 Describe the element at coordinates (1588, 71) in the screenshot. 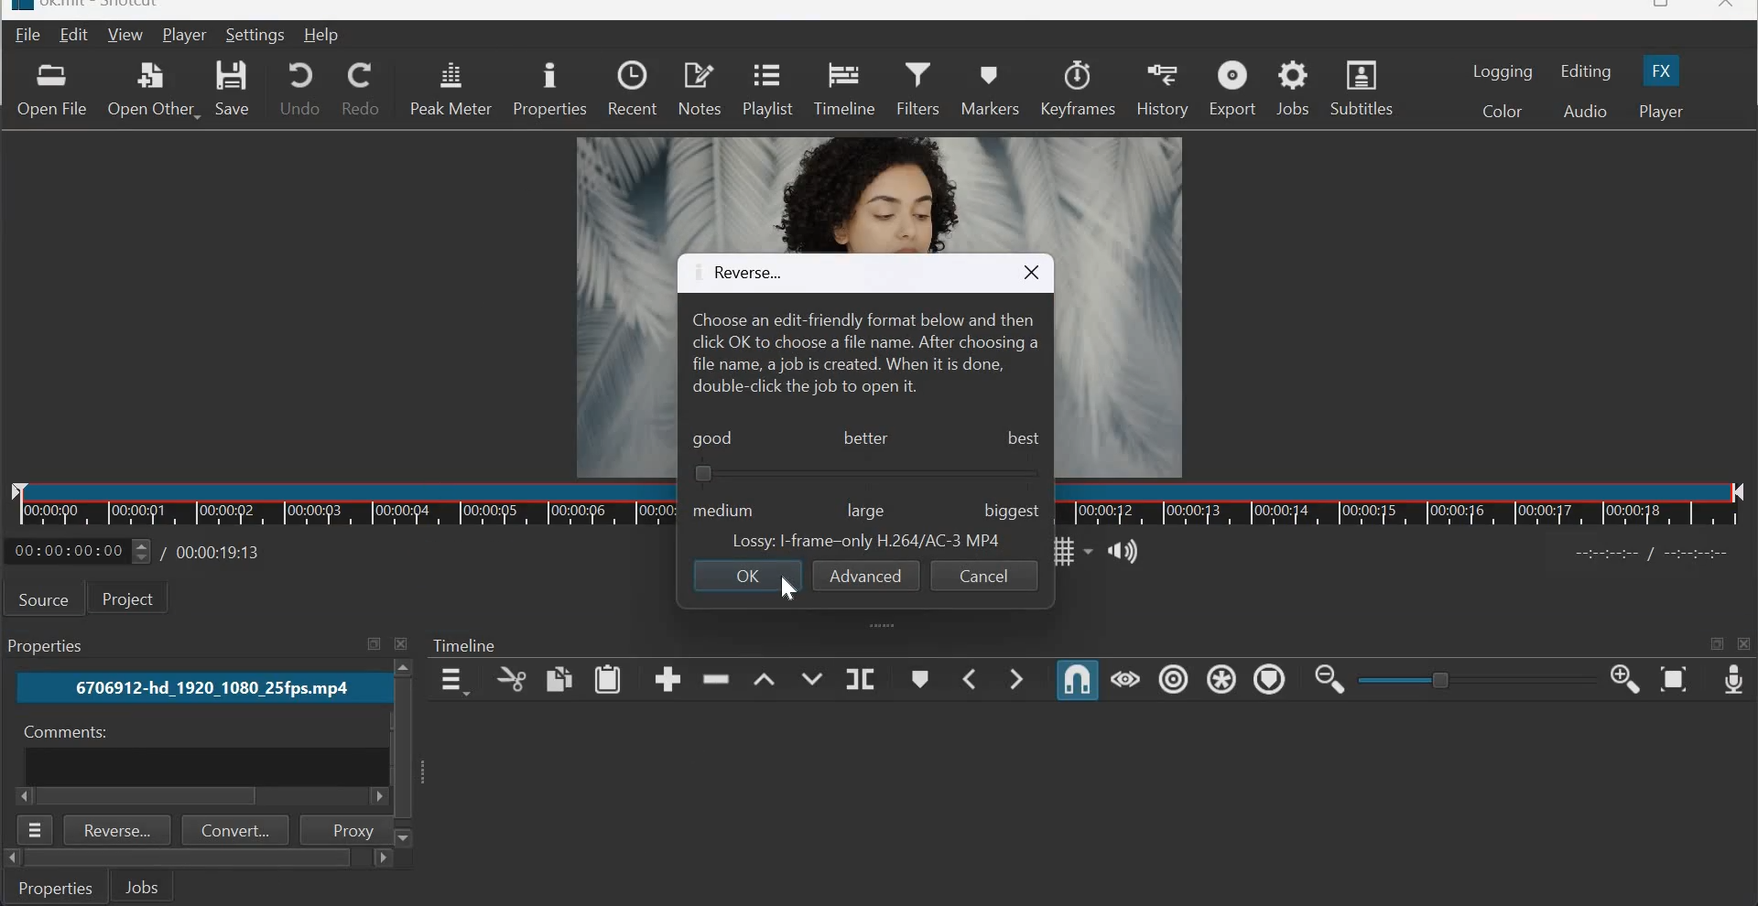

I see `Editing` at that location.